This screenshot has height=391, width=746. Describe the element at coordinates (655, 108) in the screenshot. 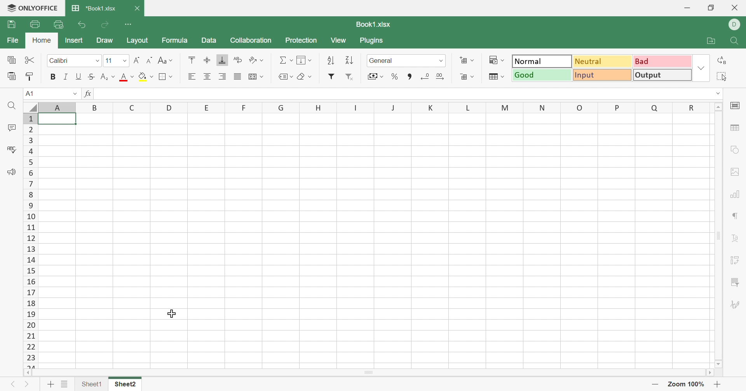

I see `Q` at that location.